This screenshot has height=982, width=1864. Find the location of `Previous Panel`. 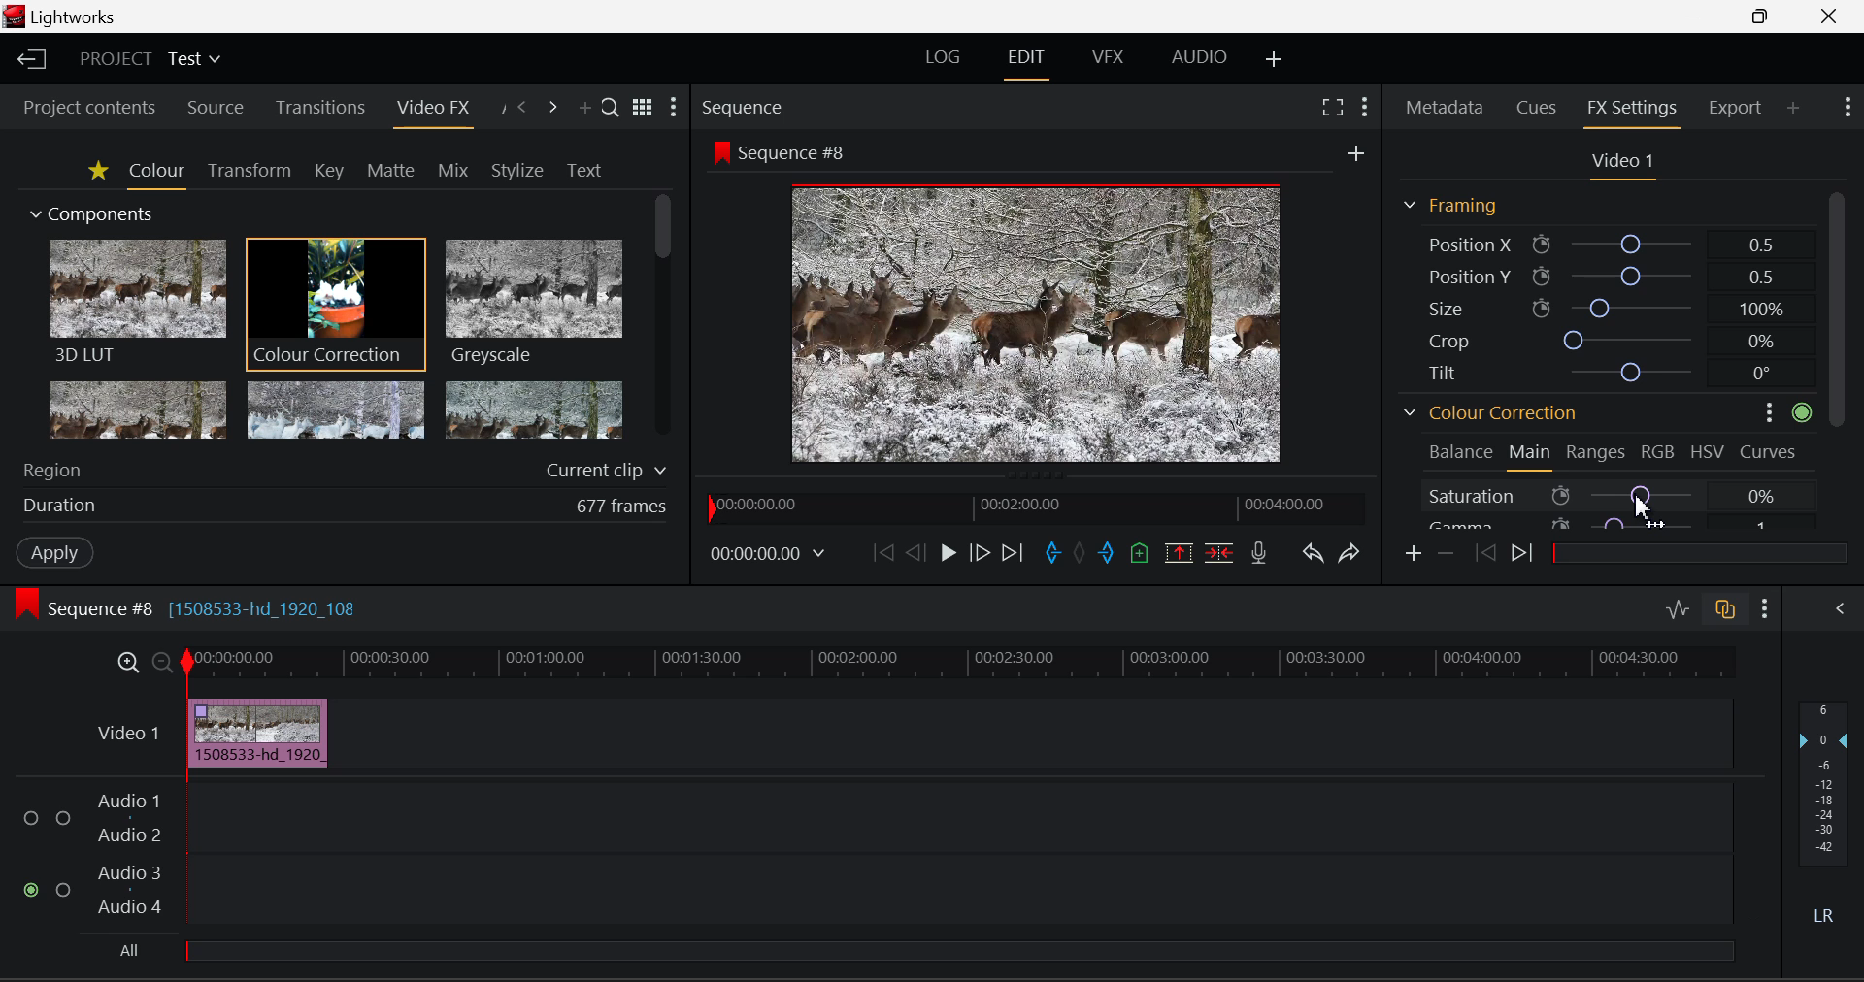

Previous Panel is located at coordinates (522, 106).